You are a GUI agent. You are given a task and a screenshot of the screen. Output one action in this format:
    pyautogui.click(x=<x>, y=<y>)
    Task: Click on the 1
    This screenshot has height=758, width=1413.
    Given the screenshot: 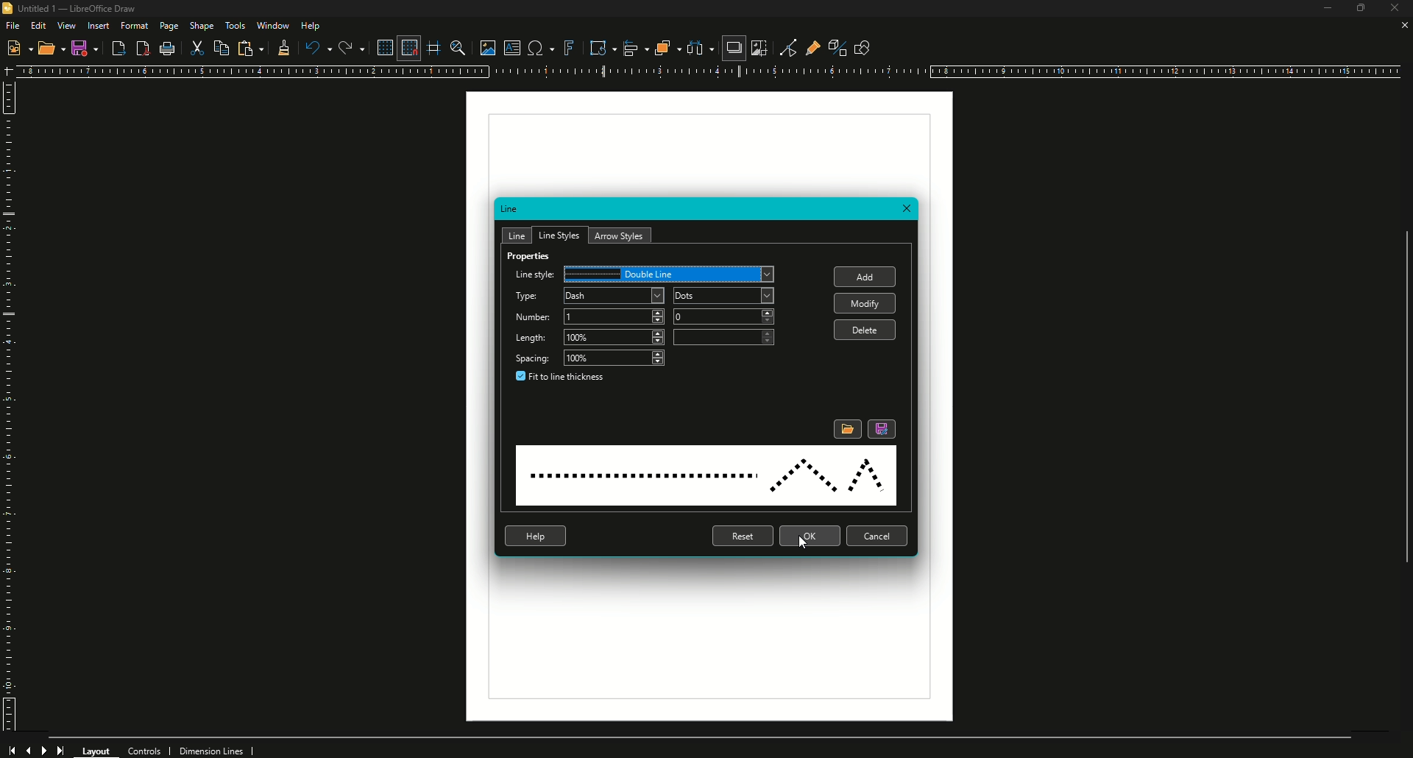 What is the action you would take?
    pyautogui.click(x=614, y=316)
    